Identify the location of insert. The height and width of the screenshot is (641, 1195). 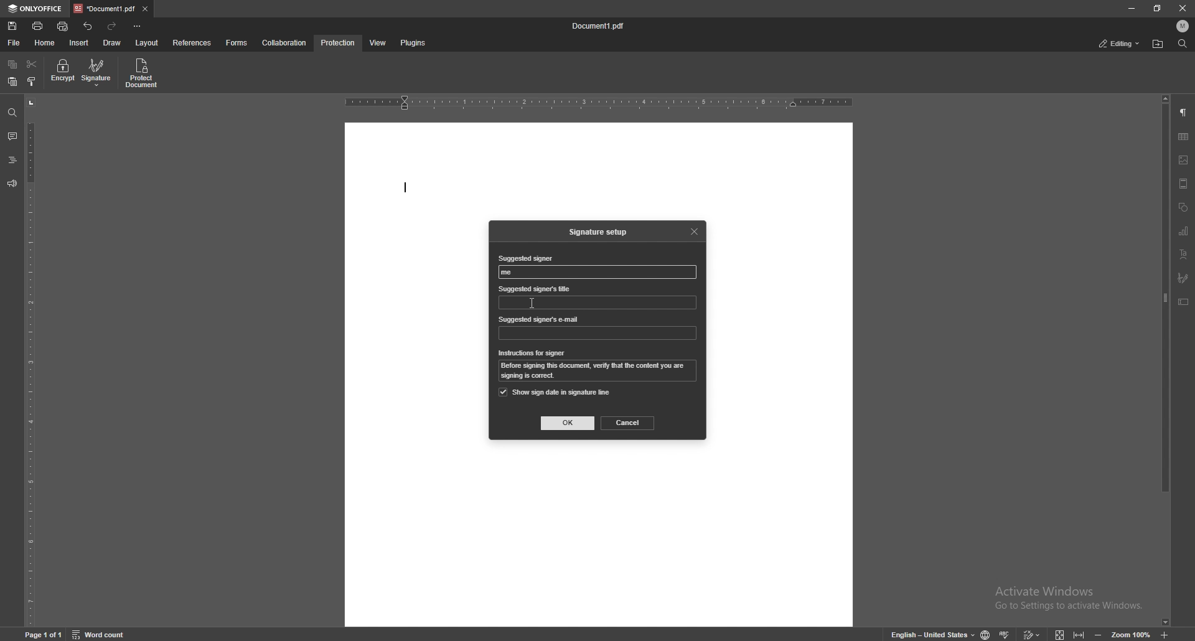
(80, 43).